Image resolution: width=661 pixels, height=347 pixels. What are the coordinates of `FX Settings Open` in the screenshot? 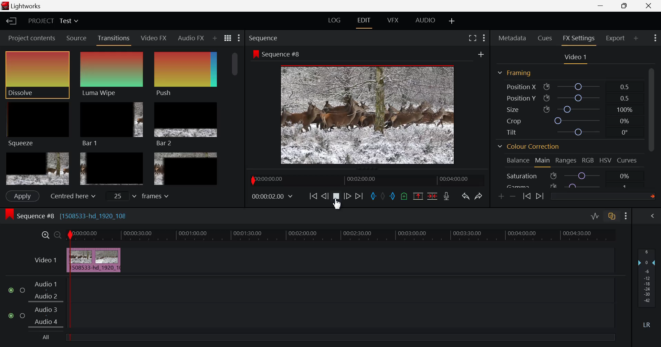 It's located at (579, 39).